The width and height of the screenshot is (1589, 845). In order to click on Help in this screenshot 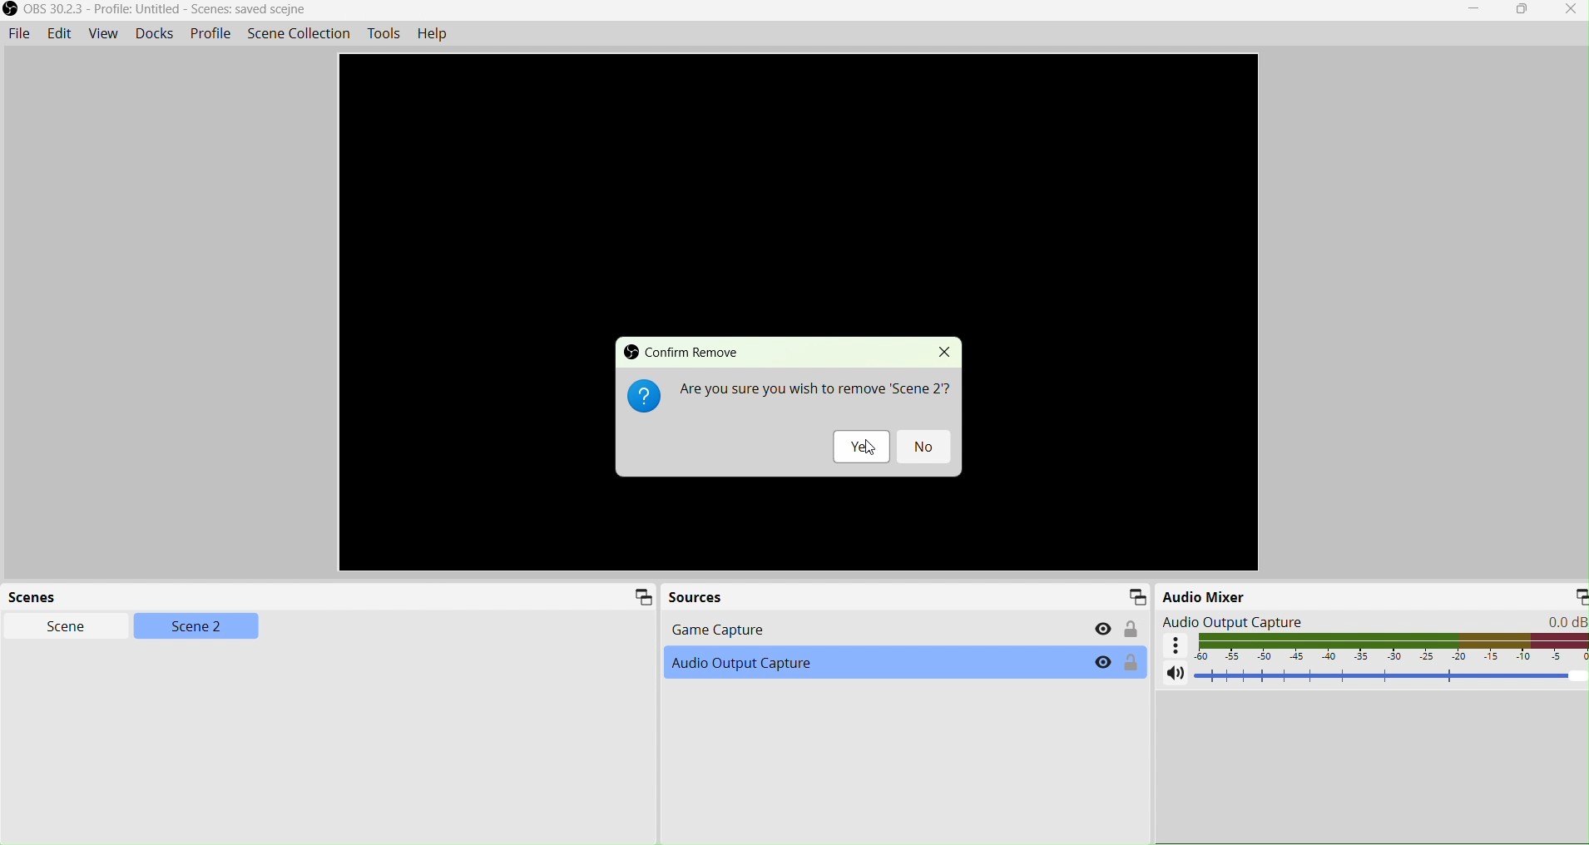, I will do `click(433, 33)`.